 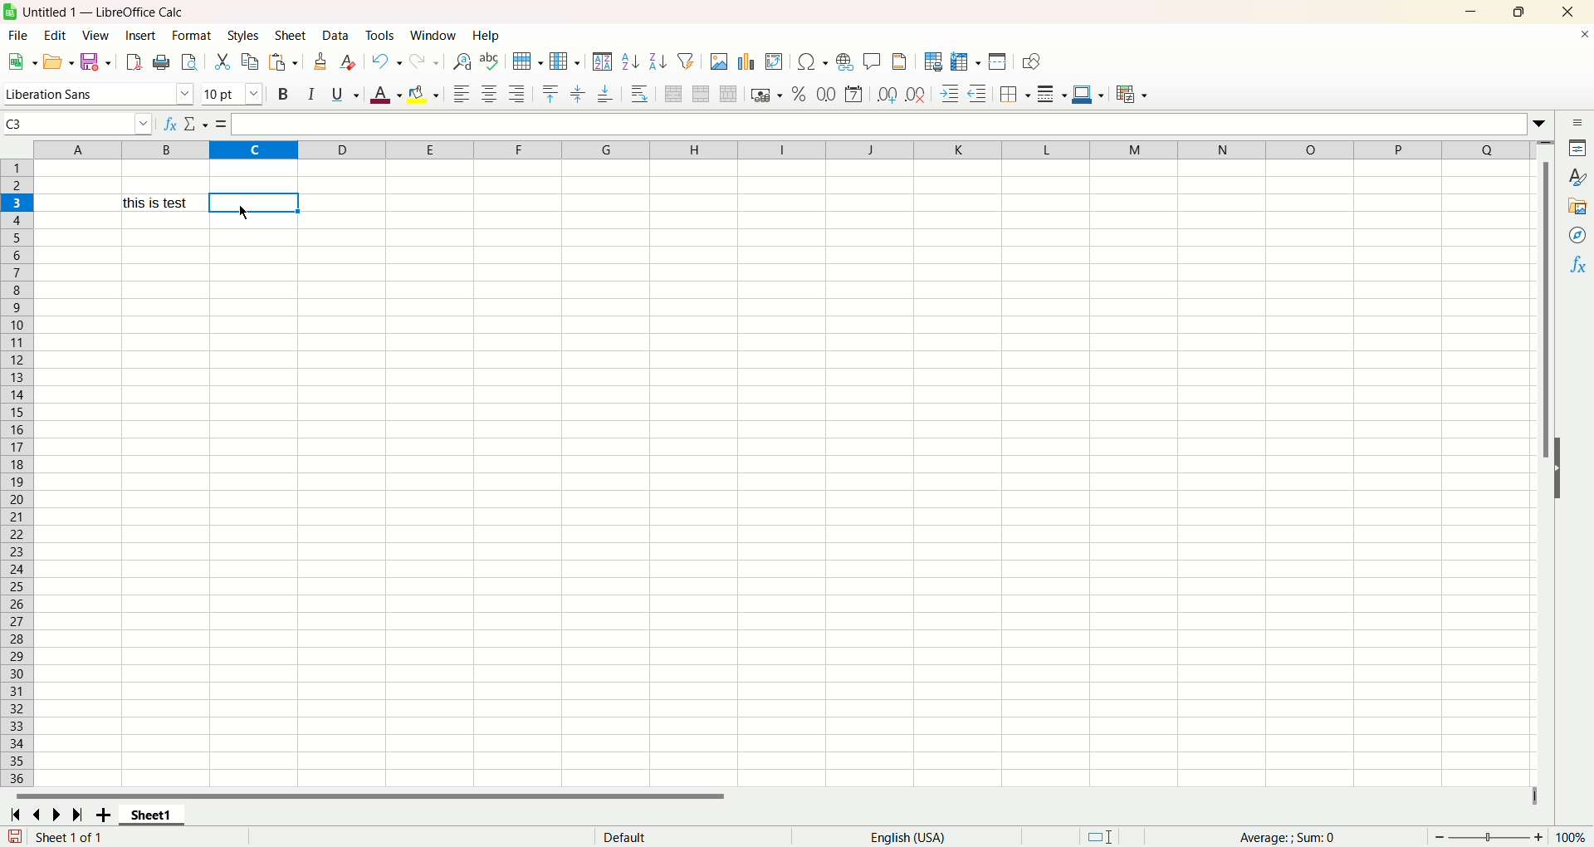 What do you see at coordinates (996, 61) in the screenshot?
I see `split window` at bounding box center [996, 61].